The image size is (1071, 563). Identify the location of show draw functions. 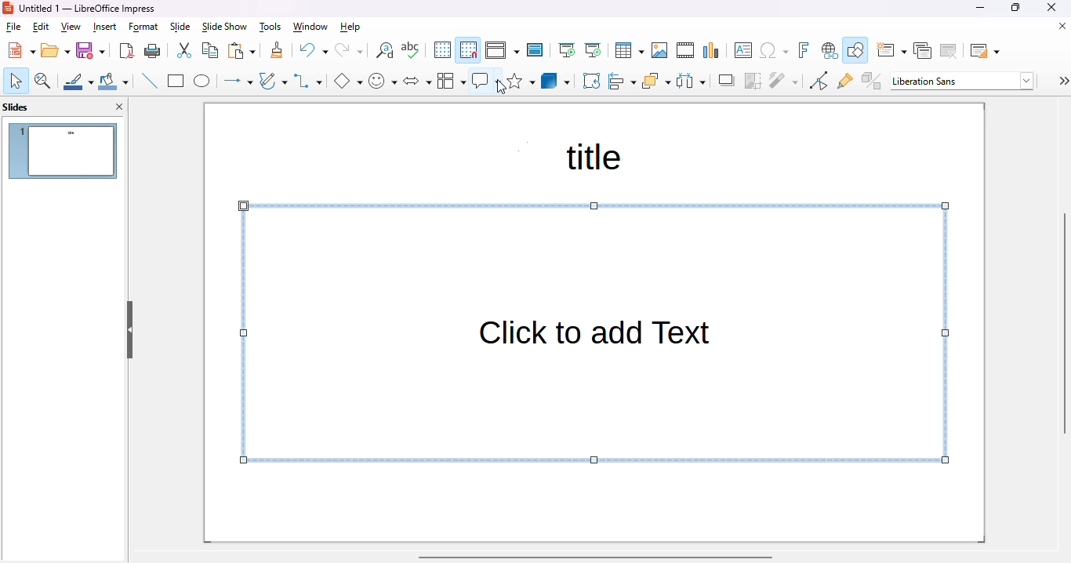
(855, 49).